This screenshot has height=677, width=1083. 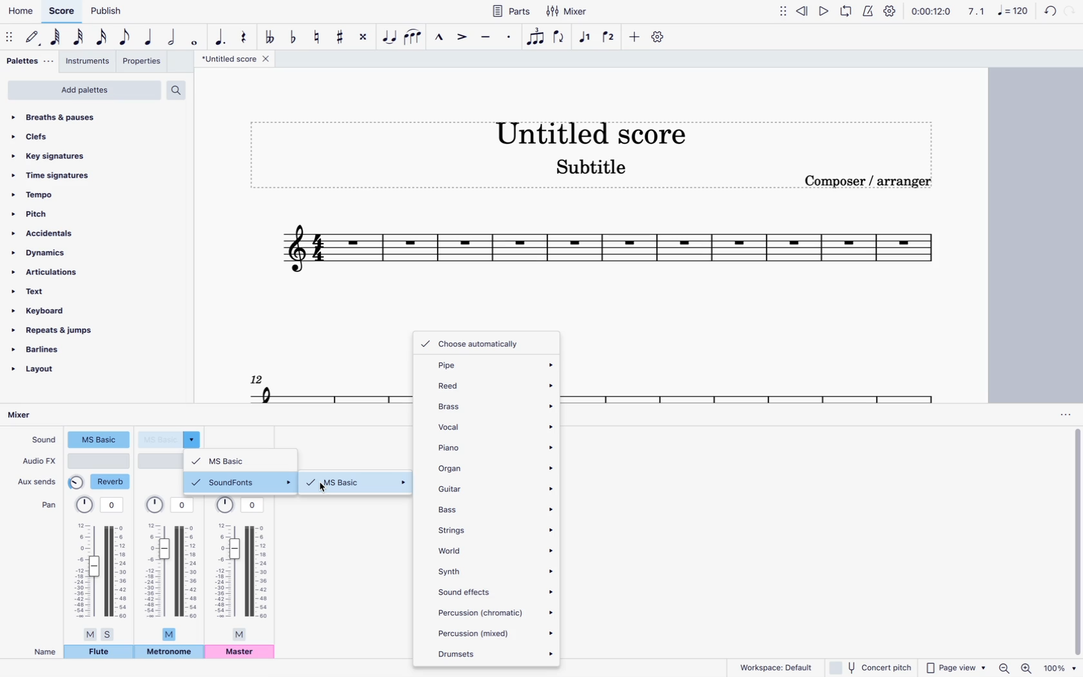 What do you see at coordinates (496, 487) in the screenshot?
I see `guitar` at bounding box center [496, 487].